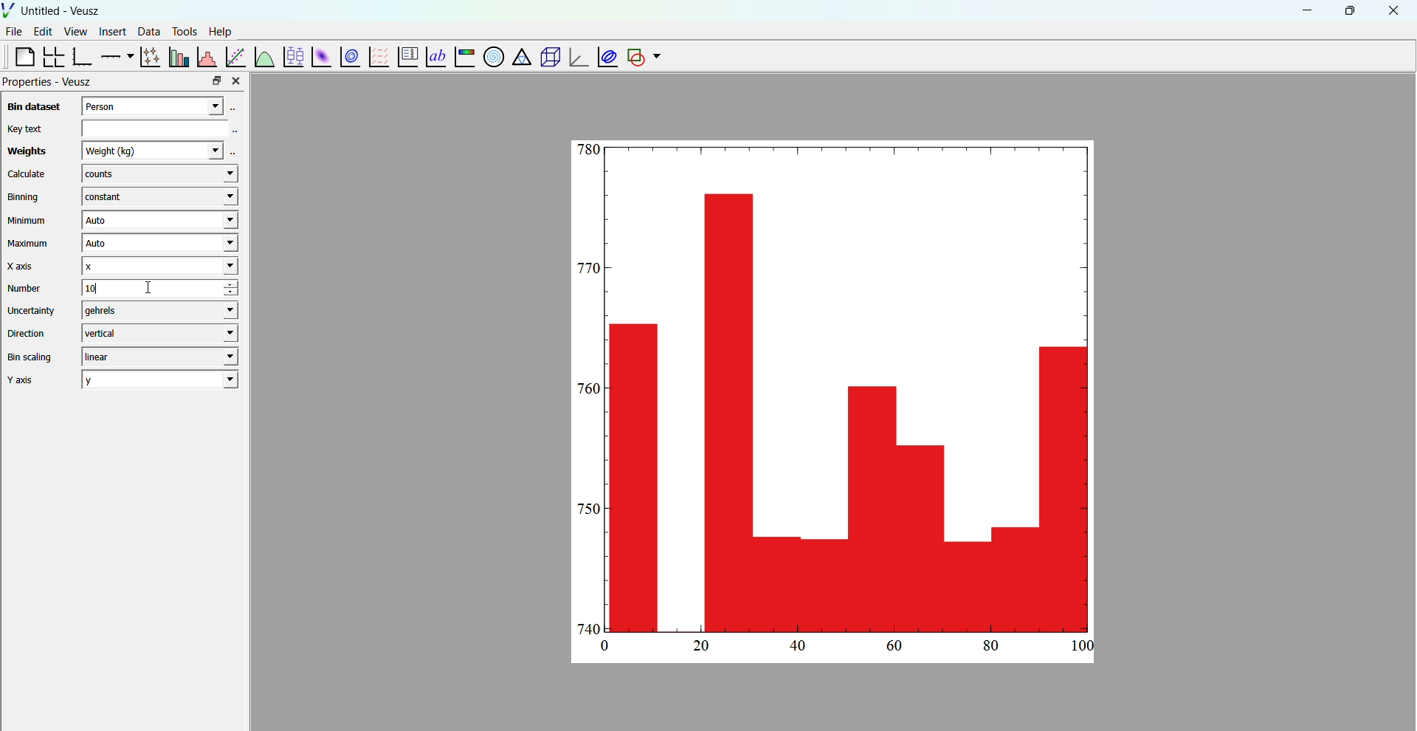 The height and width of the screenshot is (731, 1417). Describe the element at coordinates (32, 310) in the screenshot. I see `Uncertainty` at that location.